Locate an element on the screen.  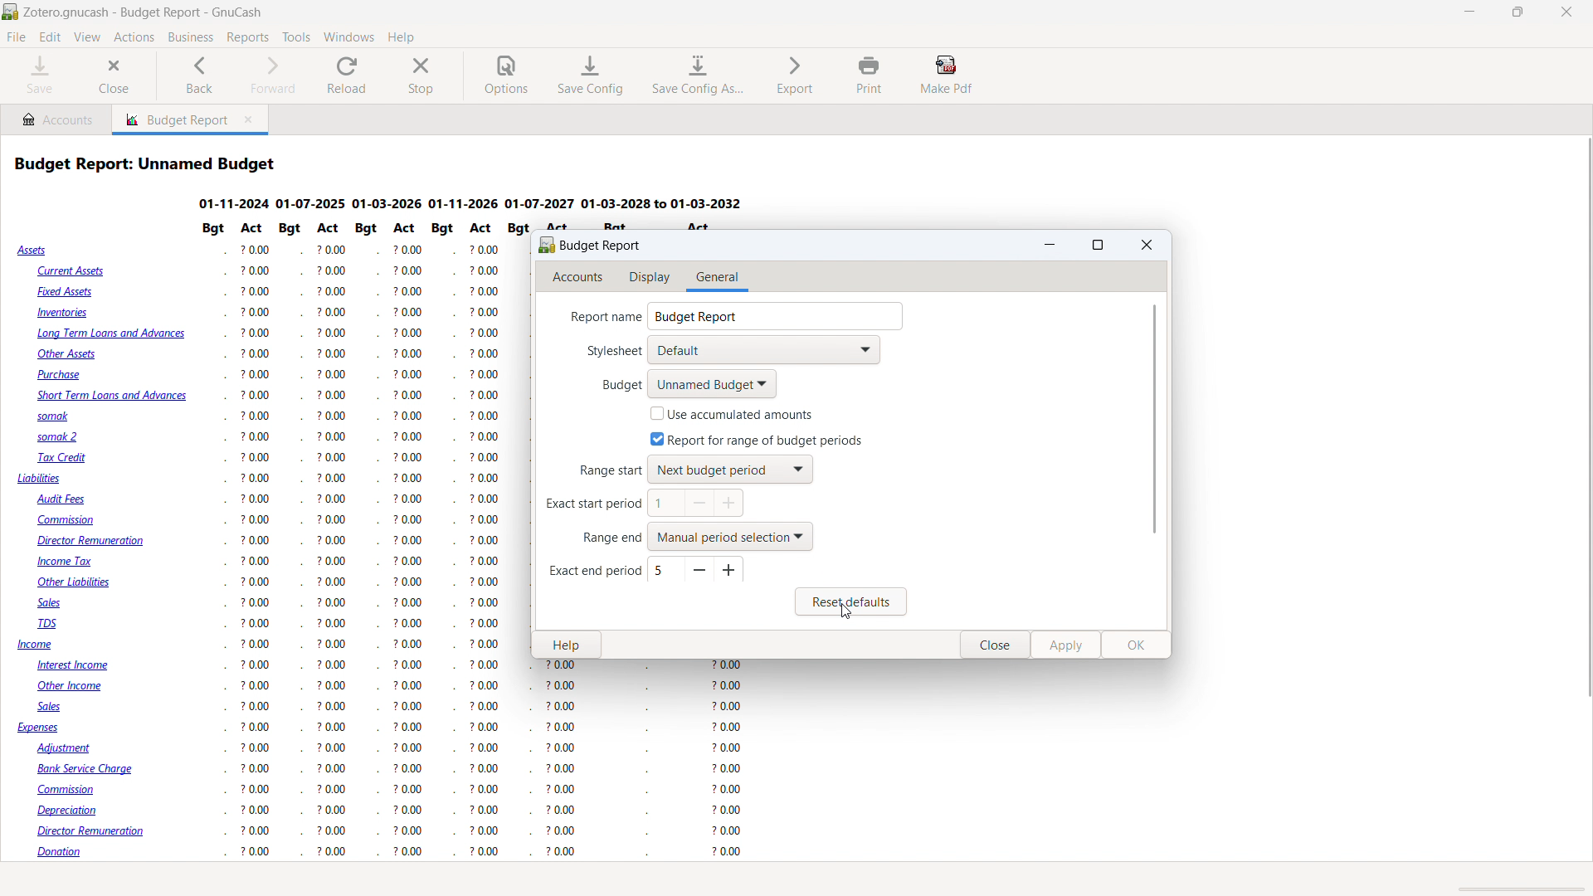
Income is located at coordinates (37, 645).